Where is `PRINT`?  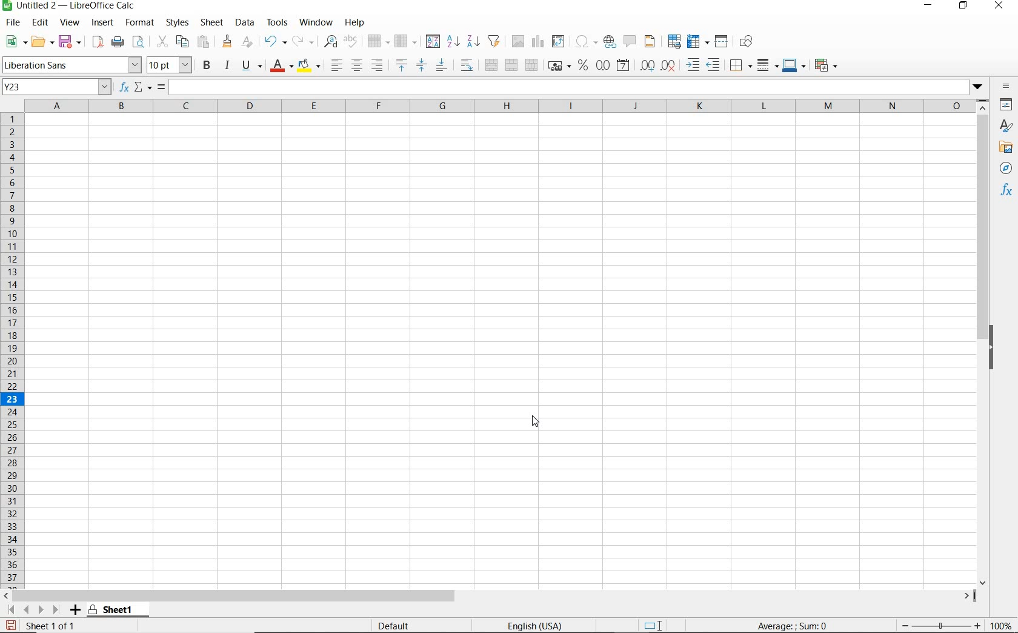
PRINT is located at coordinates (118, 42).